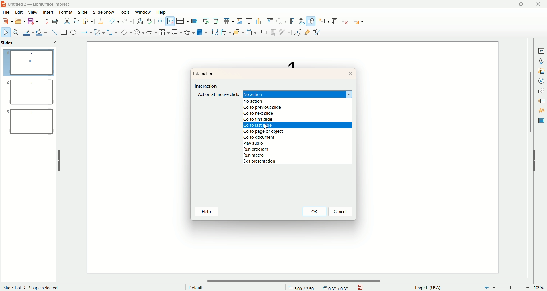 Image resolution: width=547 pixels, height=291 pixels. Describe the element at coordinates (275, 138) in the screenshot. I see `go to document` at that location.